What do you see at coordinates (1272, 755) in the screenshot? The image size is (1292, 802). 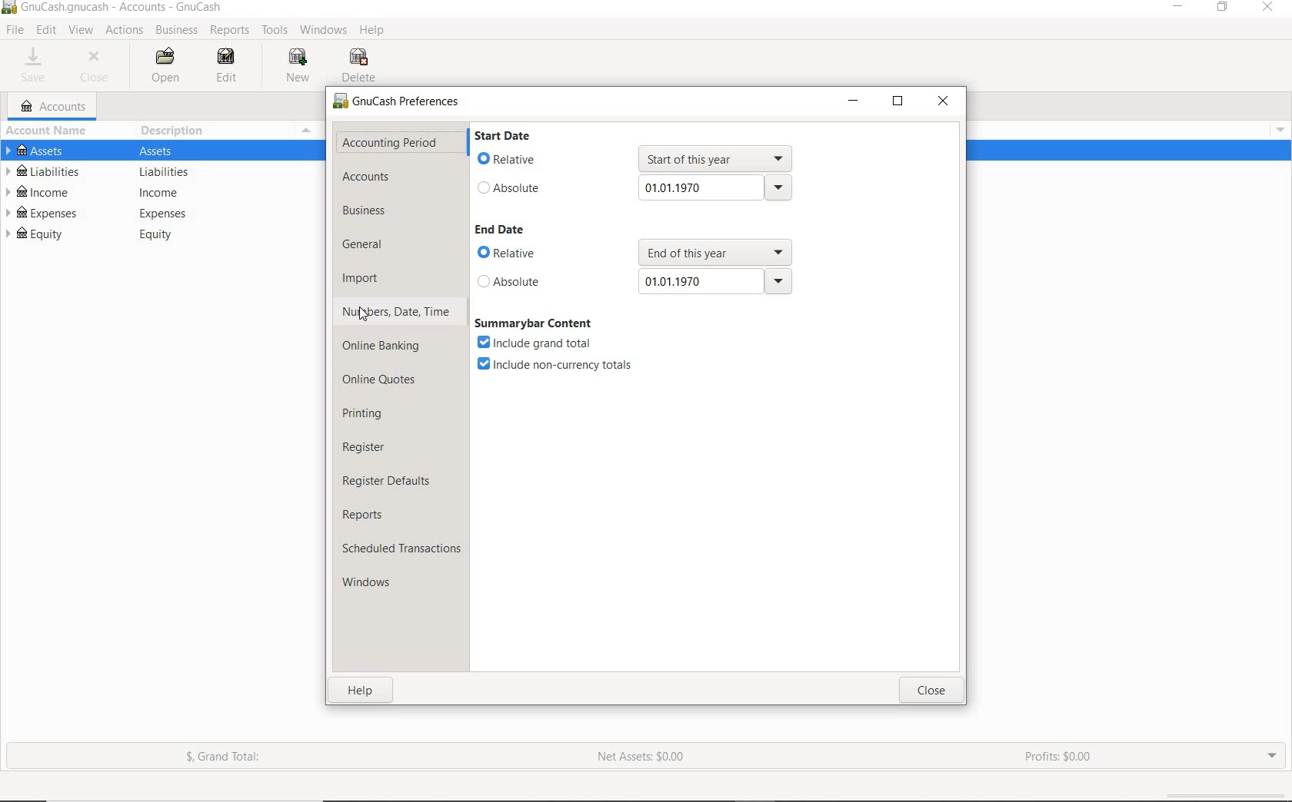 I see `EXPAND` at bounding box center [1272, 755].